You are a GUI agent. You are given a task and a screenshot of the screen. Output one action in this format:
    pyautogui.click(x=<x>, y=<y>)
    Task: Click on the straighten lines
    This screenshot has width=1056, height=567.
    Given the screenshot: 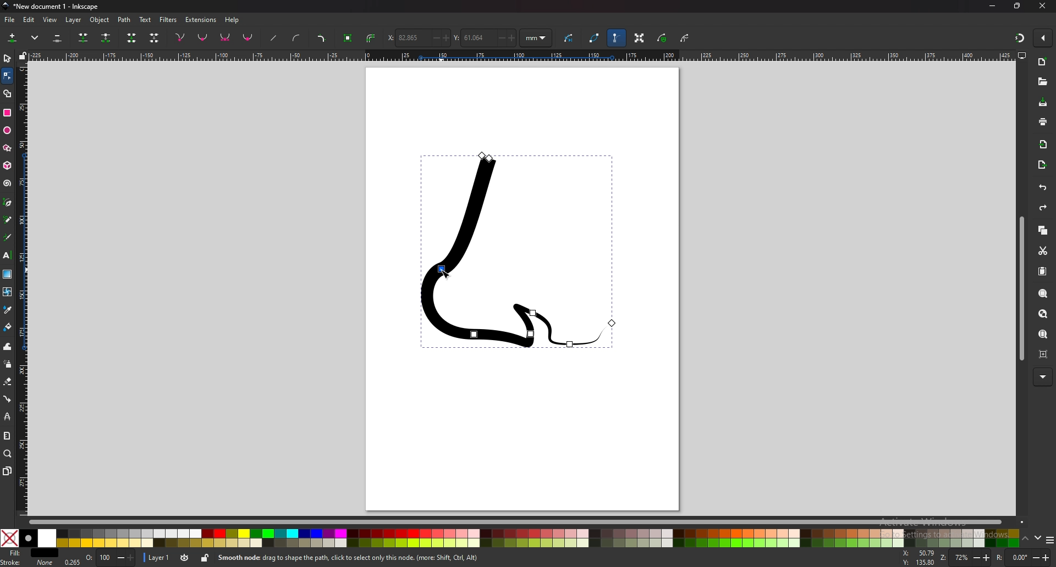 What is the action you would take?
    pyautogui.click(x=274, y=39)
    